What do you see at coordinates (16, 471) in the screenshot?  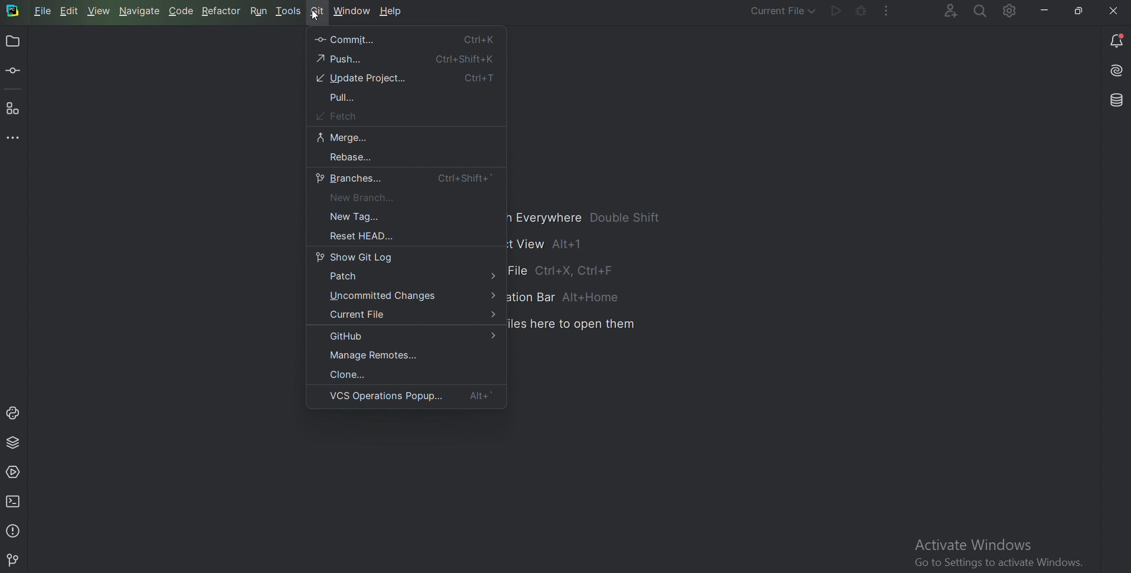 I see `Services` at bounding box center [16, 471].